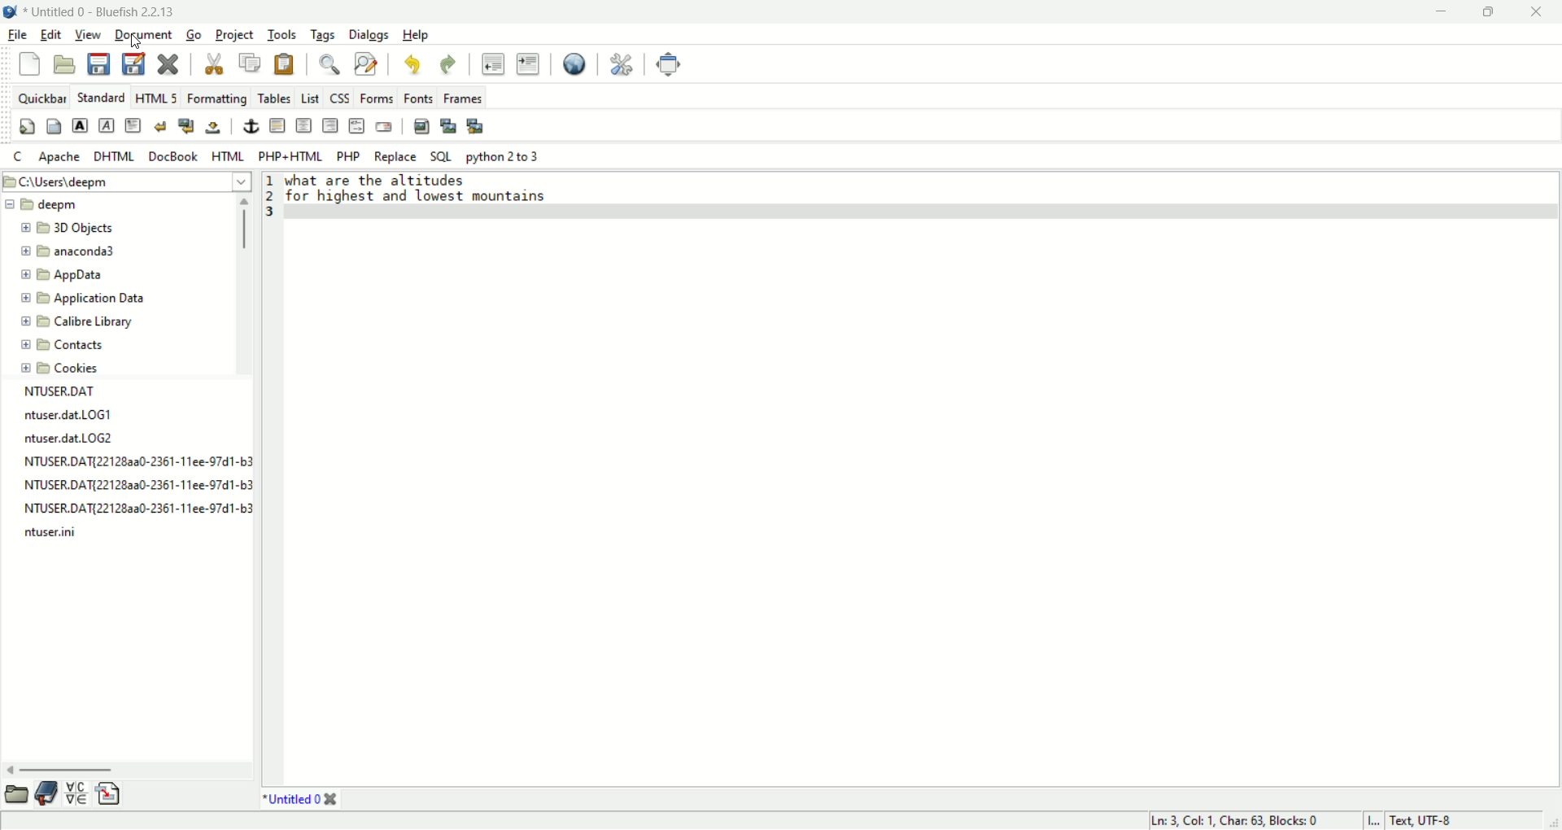 The height and width of the screenshot is (830, 1562). I want to click on text, so click(432, 191).